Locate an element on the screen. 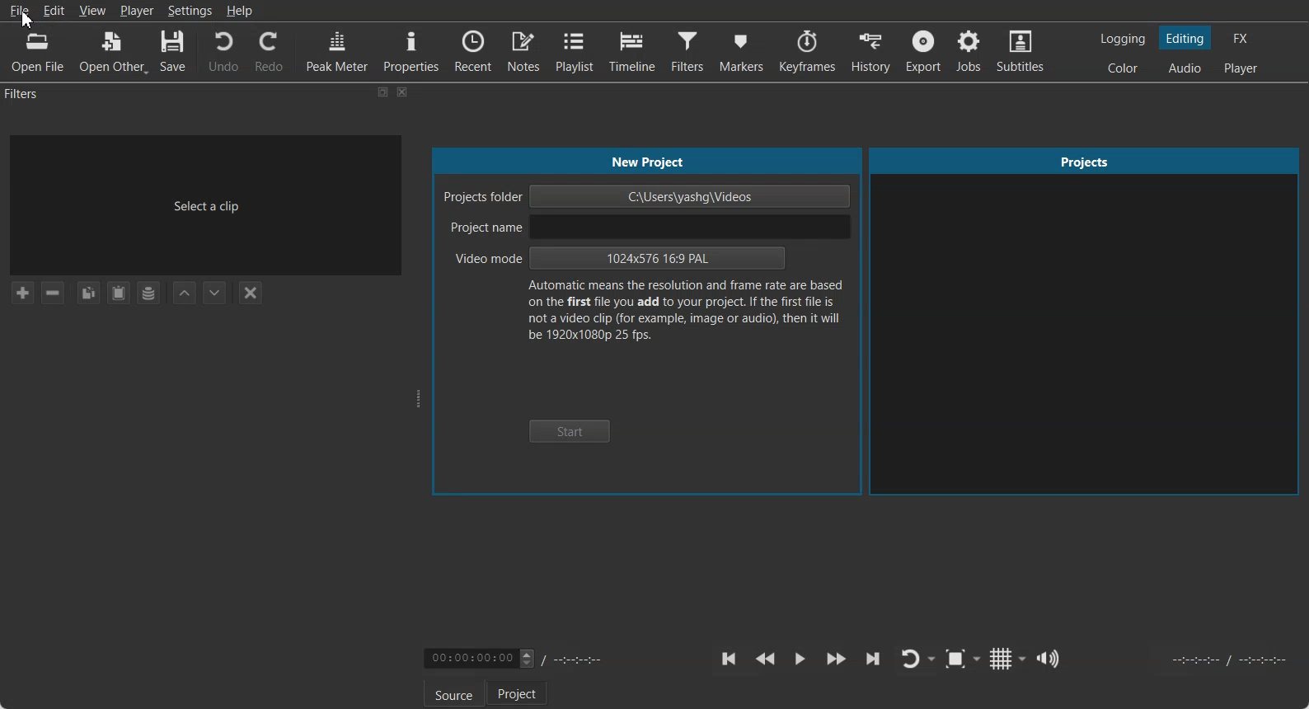 This screenshot has width=1309, height=709. Video Time Adjuster is located at coordinates (479, 658).